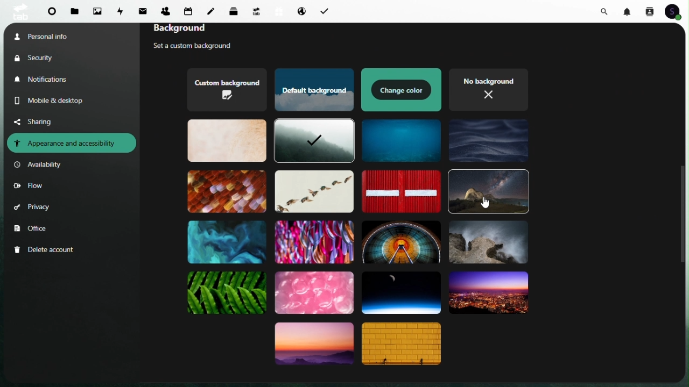  What do you see at coordinates (606, 10) in the screenshot?
I see `Search` at bounding box center [606, 10].